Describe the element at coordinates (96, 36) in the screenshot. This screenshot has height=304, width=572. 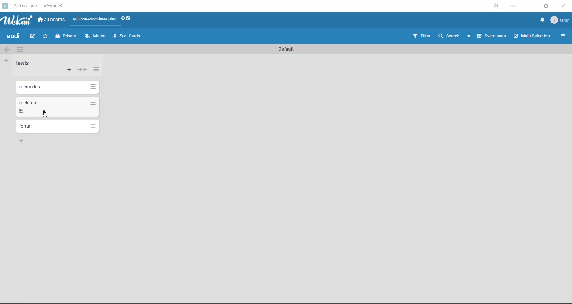
I see `muted` at that location.